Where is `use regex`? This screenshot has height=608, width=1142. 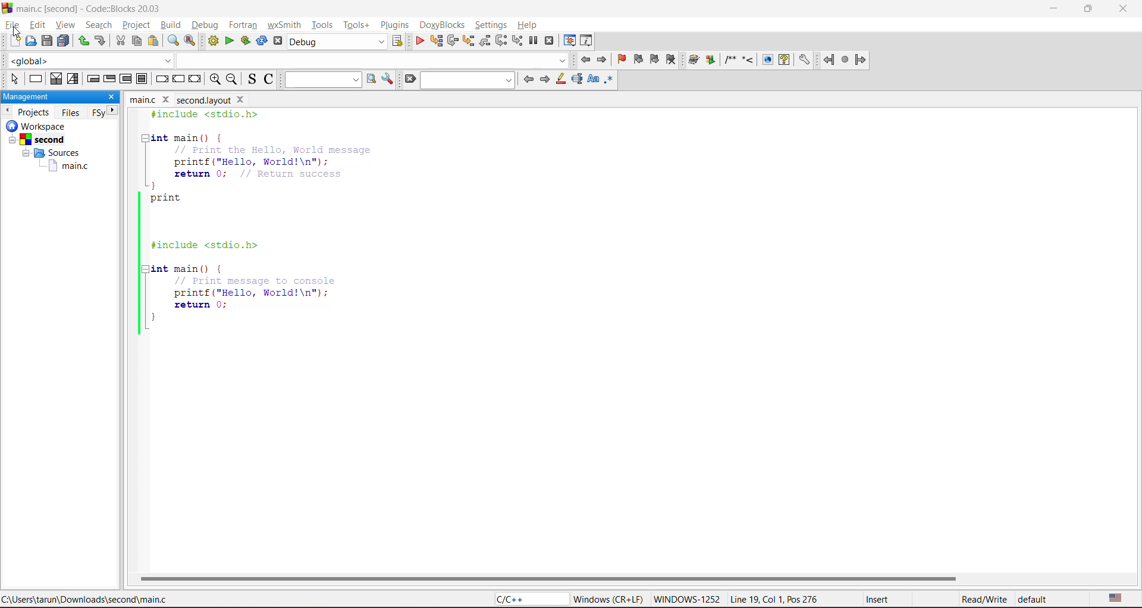
use regex is located at coordinates (610, 82).